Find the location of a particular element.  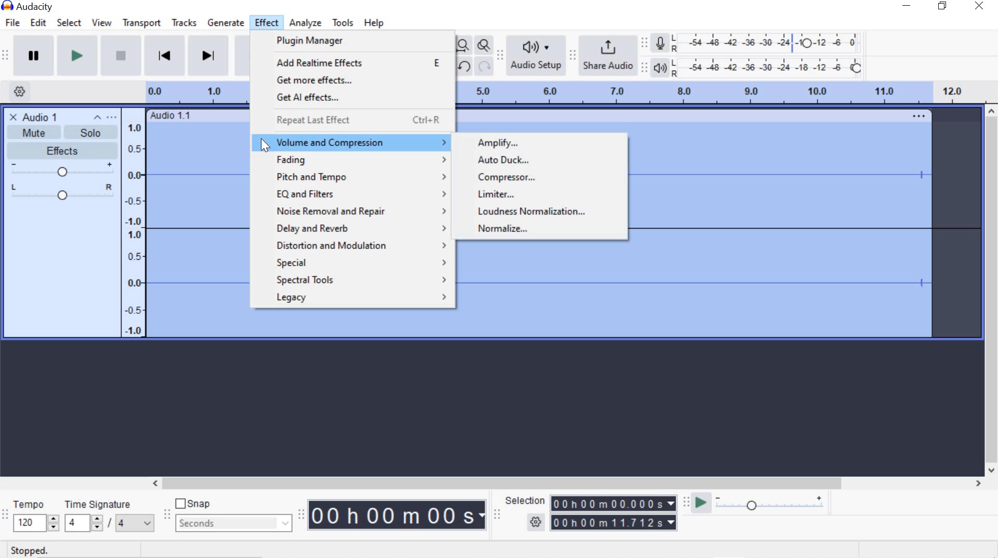

Loudness Normalization is located at coordinates (533, 212).